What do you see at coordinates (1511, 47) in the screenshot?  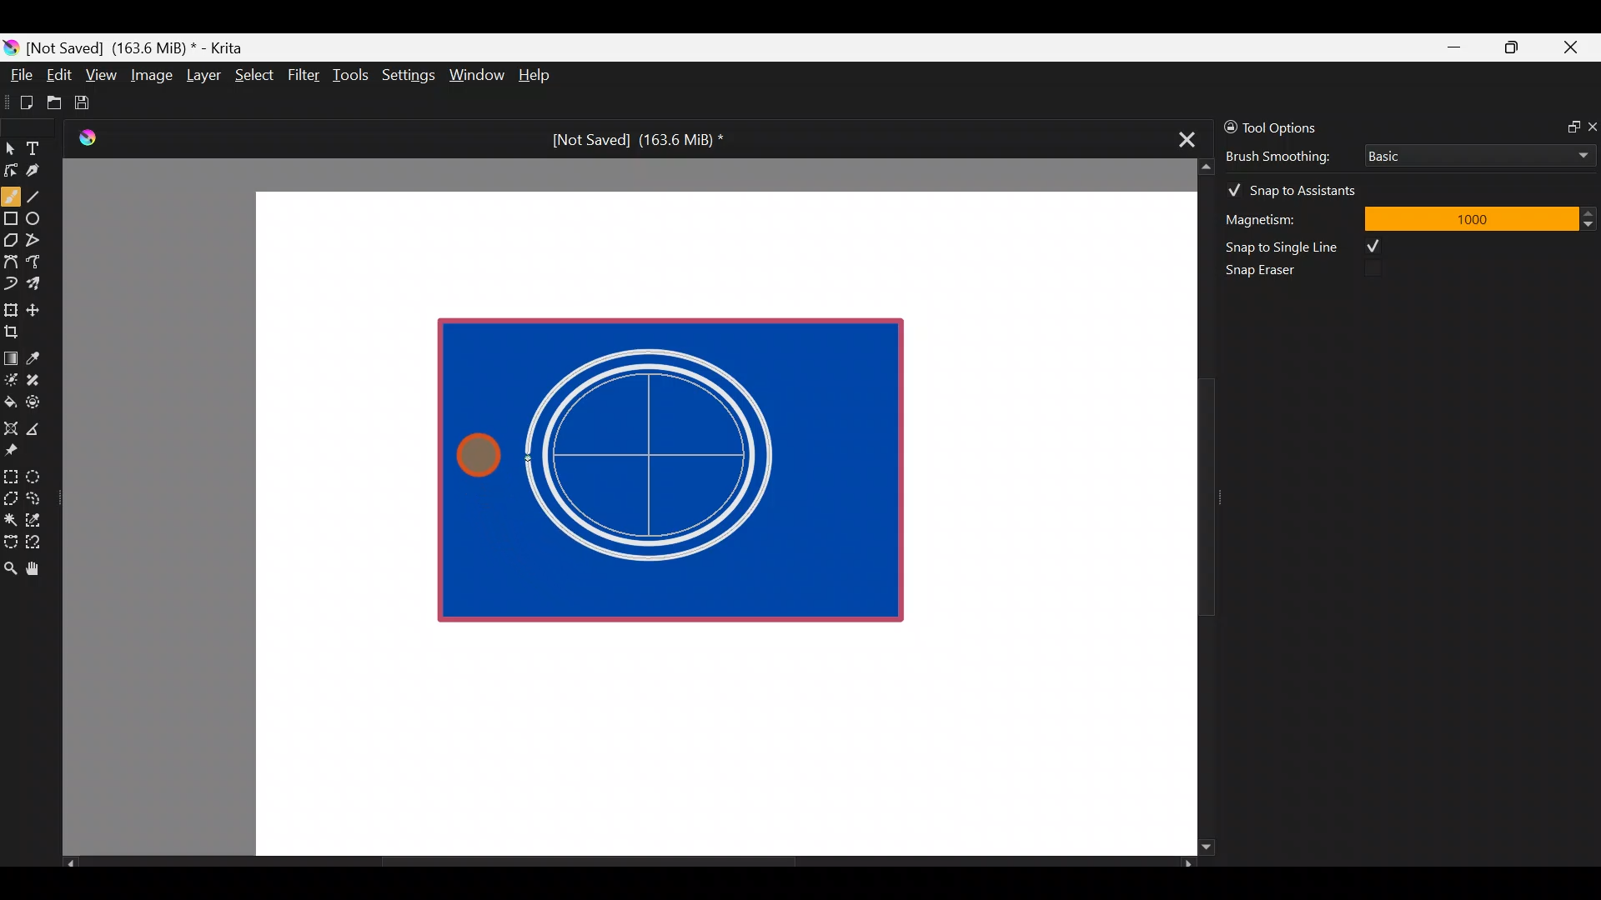 I see `Maximize` at bounding box center [1511, 47].